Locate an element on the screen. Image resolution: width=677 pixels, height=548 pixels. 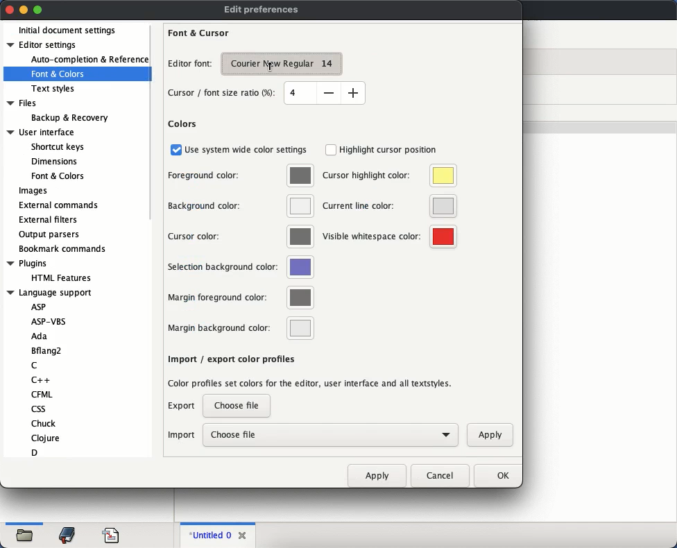
Cursor is located at coordinates (271, 67).